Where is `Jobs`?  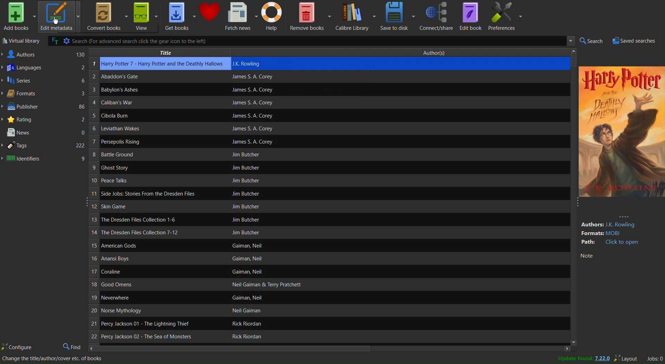 Jobs is located at coordinates (654, 358).